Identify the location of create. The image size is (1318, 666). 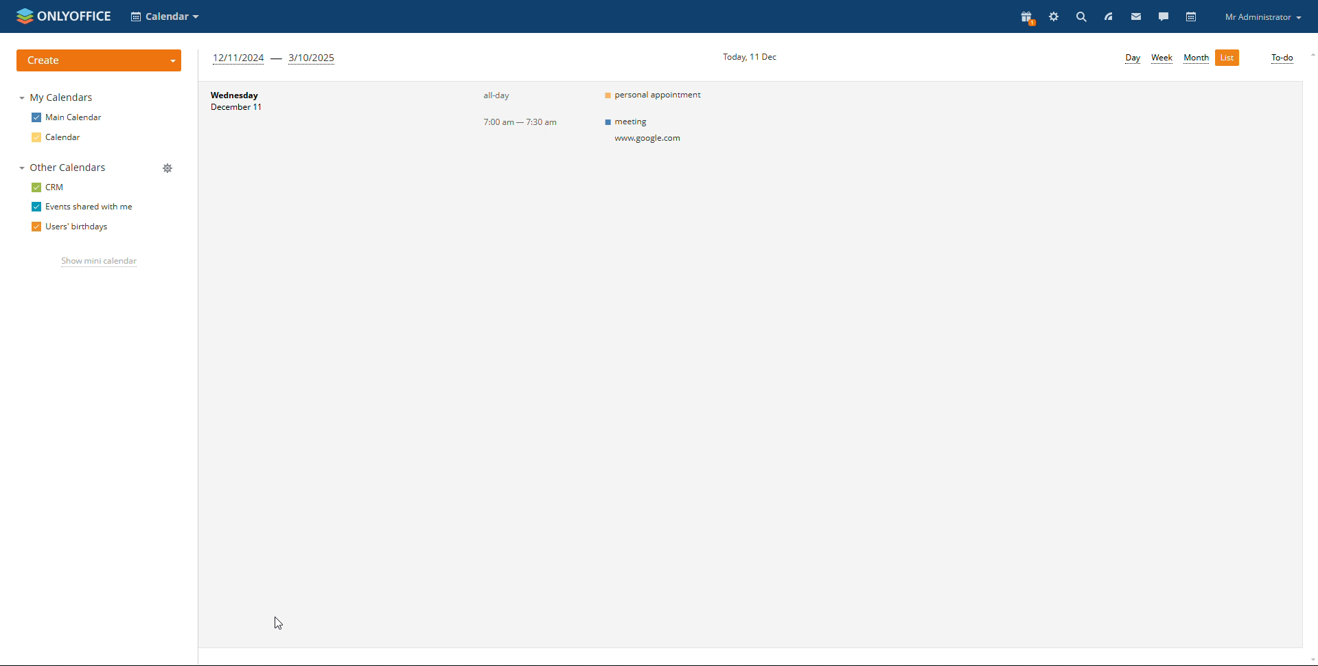
(98, 61).